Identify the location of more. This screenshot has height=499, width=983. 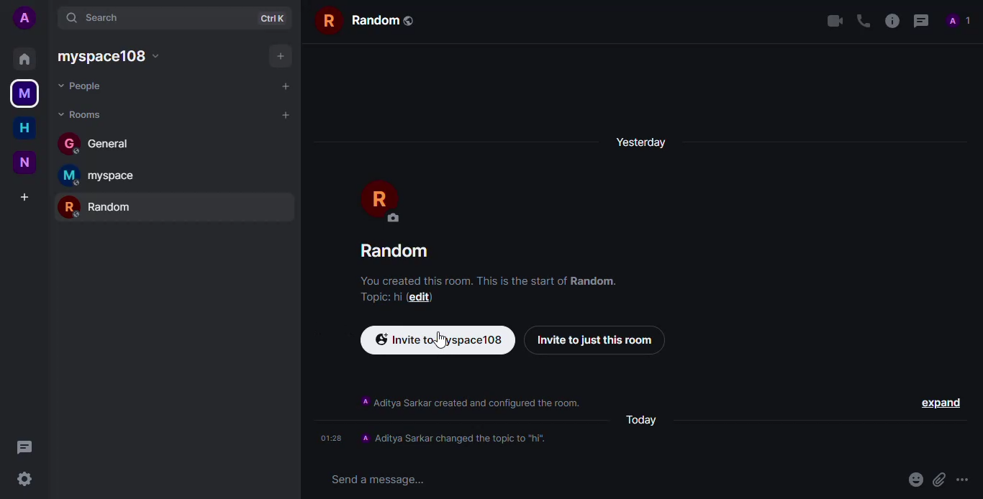
(965, 480).